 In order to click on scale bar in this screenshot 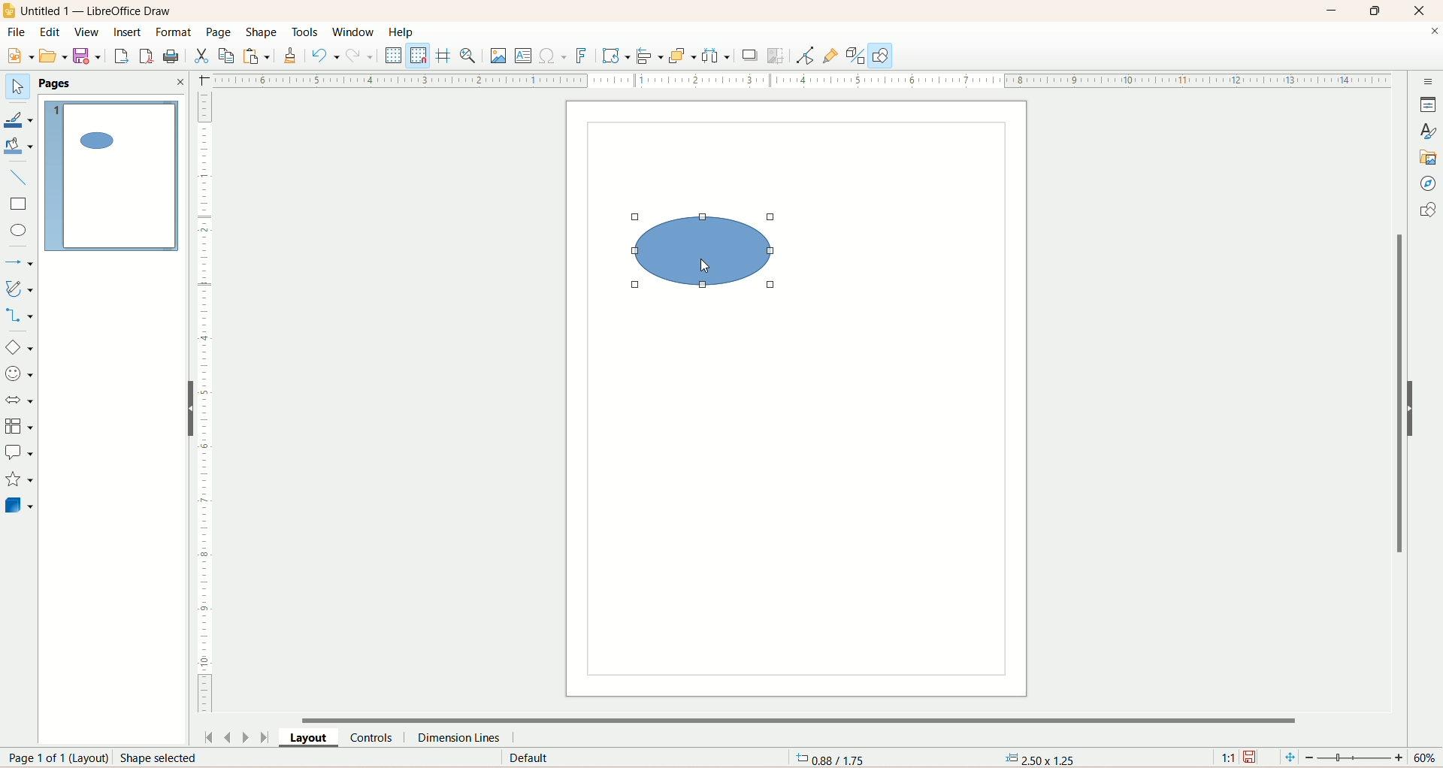, I will do `click(803, 81)`.